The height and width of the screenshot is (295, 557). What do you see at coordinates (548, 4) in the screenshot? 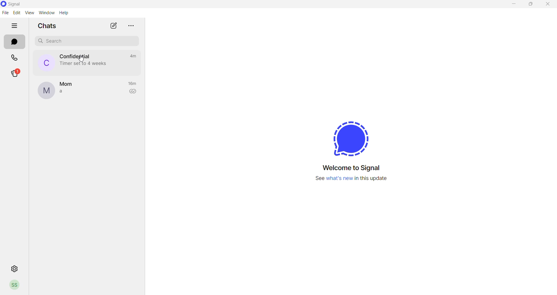
I see `close` at bounding box center [548, 4].